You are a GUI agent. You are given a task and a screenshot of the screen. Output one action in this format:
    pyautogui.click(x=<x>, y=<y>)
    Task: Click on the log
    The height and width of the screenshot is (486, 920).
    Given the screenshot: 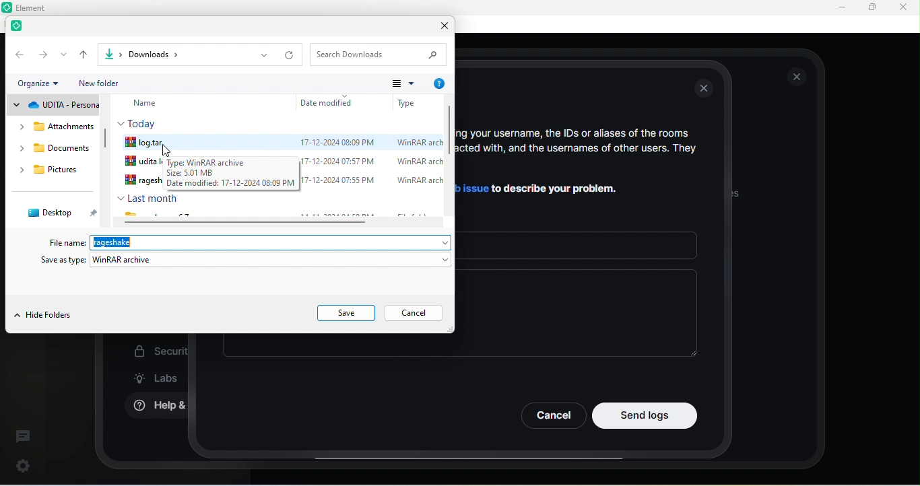 What is the action you would take?
    pyautogui.click(x=112, y=242)
    